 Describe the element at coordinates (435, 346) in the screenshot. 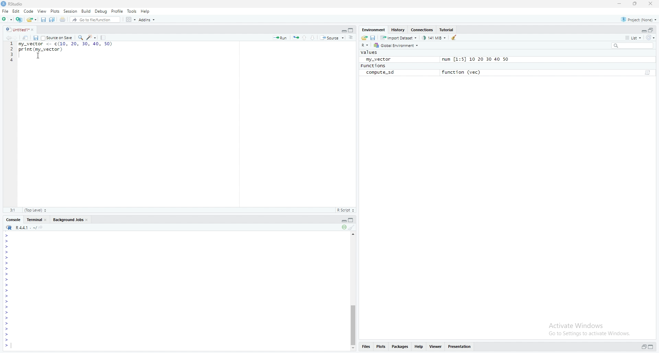

I see `Viewer` at that location.